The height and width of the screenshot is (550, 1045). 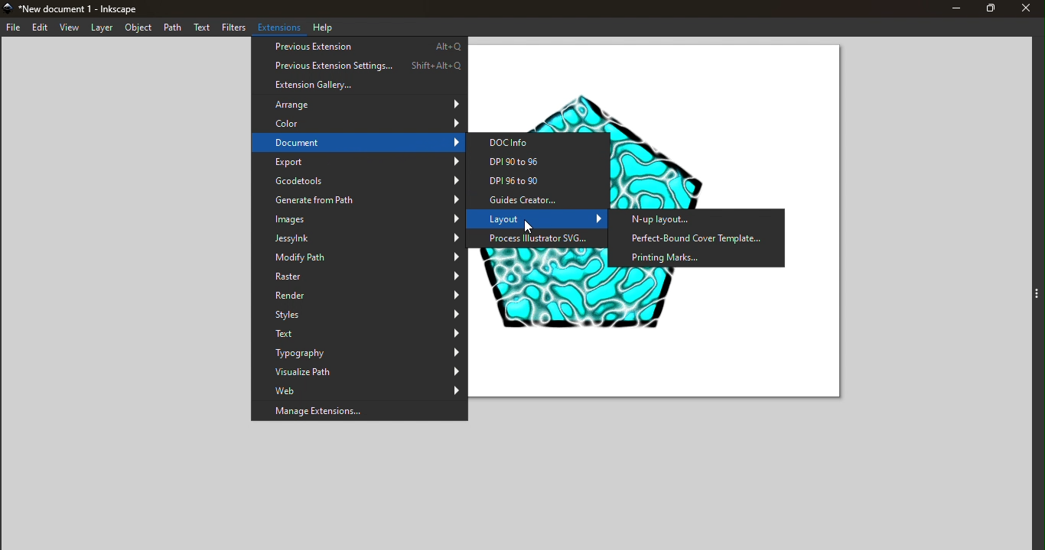 I want to click on Styles, so click(x=360, y=313).